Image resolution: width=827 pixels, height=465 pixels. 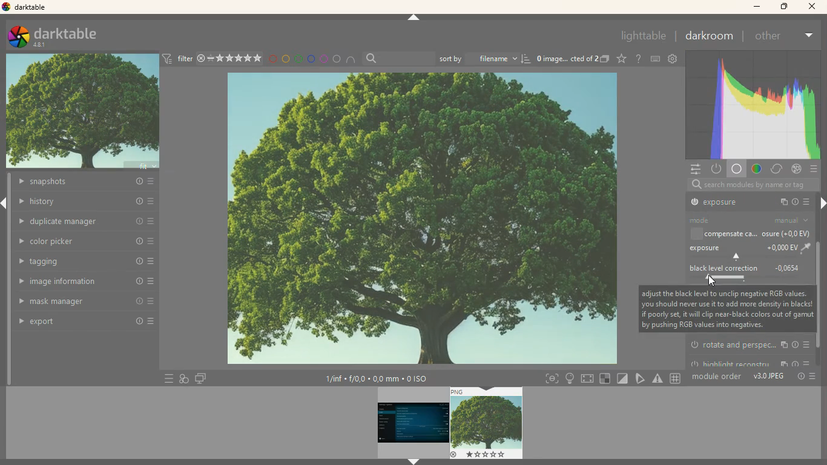 I want to click on mode, so click(x=713, y=220).